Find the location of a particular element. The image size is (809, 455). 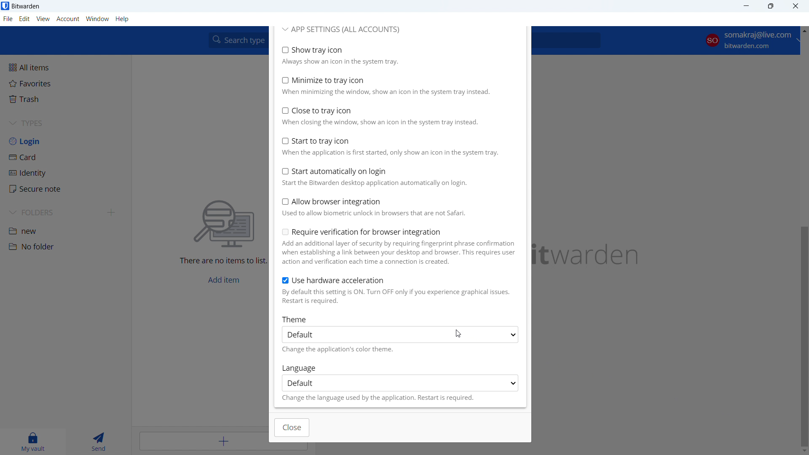

view is located at coordinates (43, 19).